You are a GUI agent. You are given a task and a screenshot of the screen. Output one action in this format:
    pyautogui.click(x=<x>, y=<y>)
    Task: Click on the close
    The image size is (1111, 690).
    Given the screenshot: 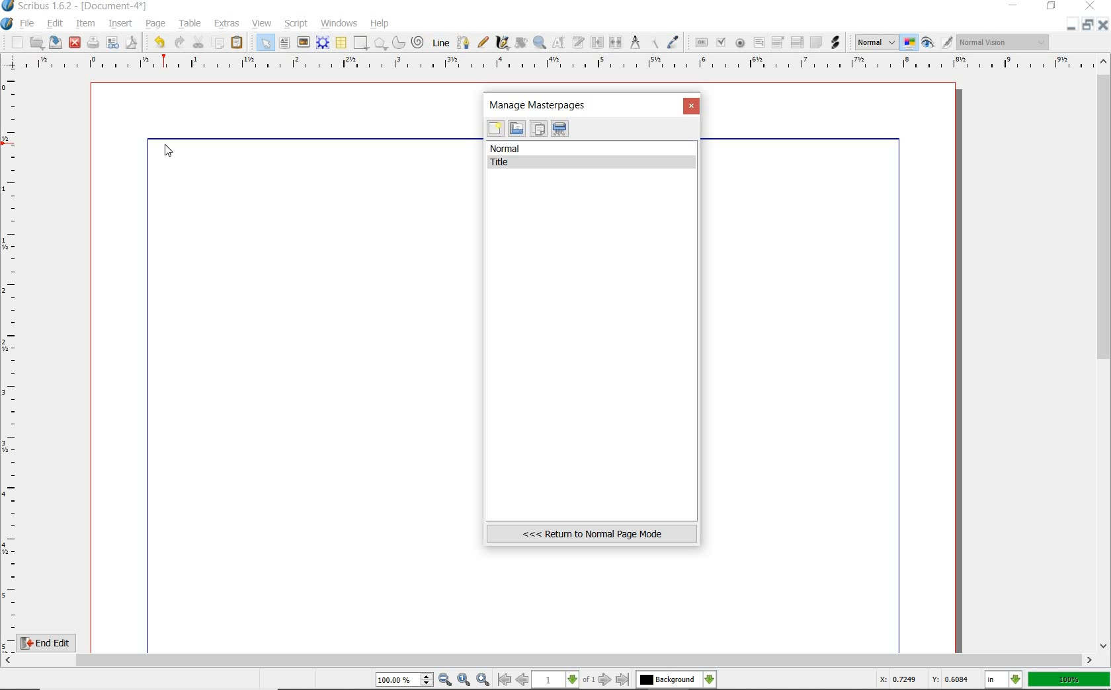 What is the action you would take?
    pyautogui.click(x=1104, y=24)
    